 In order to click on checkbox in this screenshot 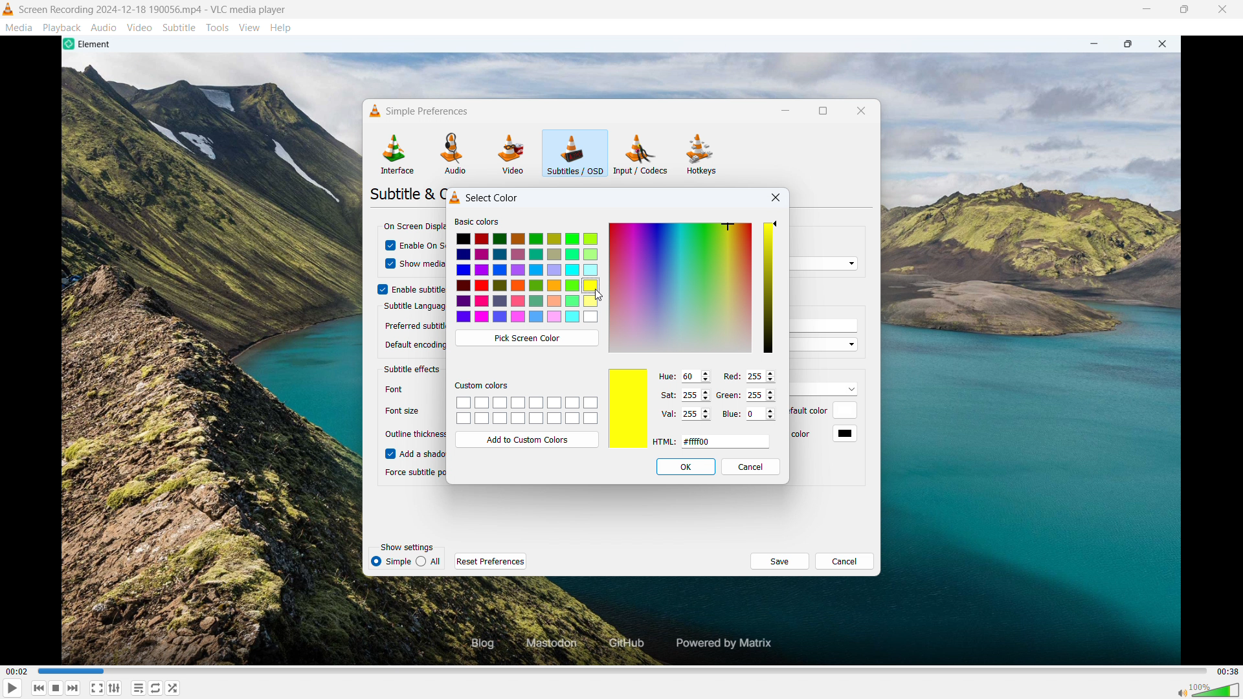, I will do `click(381, 289)`.